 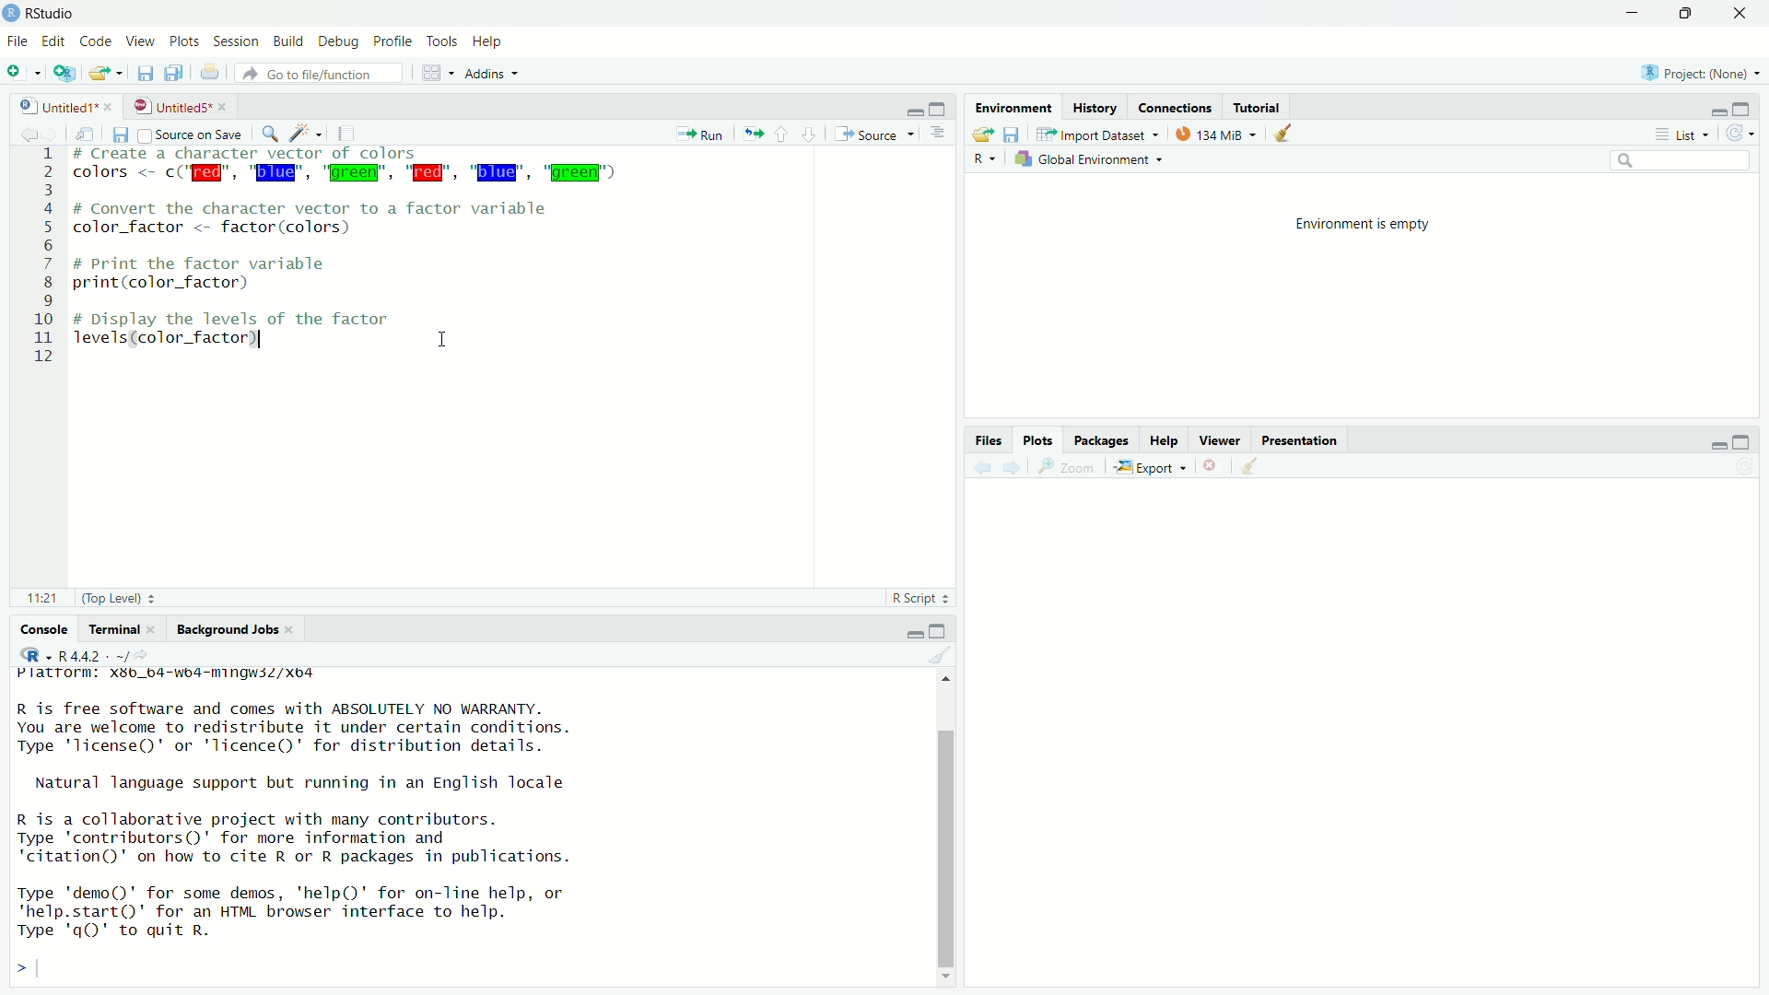 I want to click on # Convert the character vector to a factor variable
color_factor <- factor (colors), so click(x=329, y=218).